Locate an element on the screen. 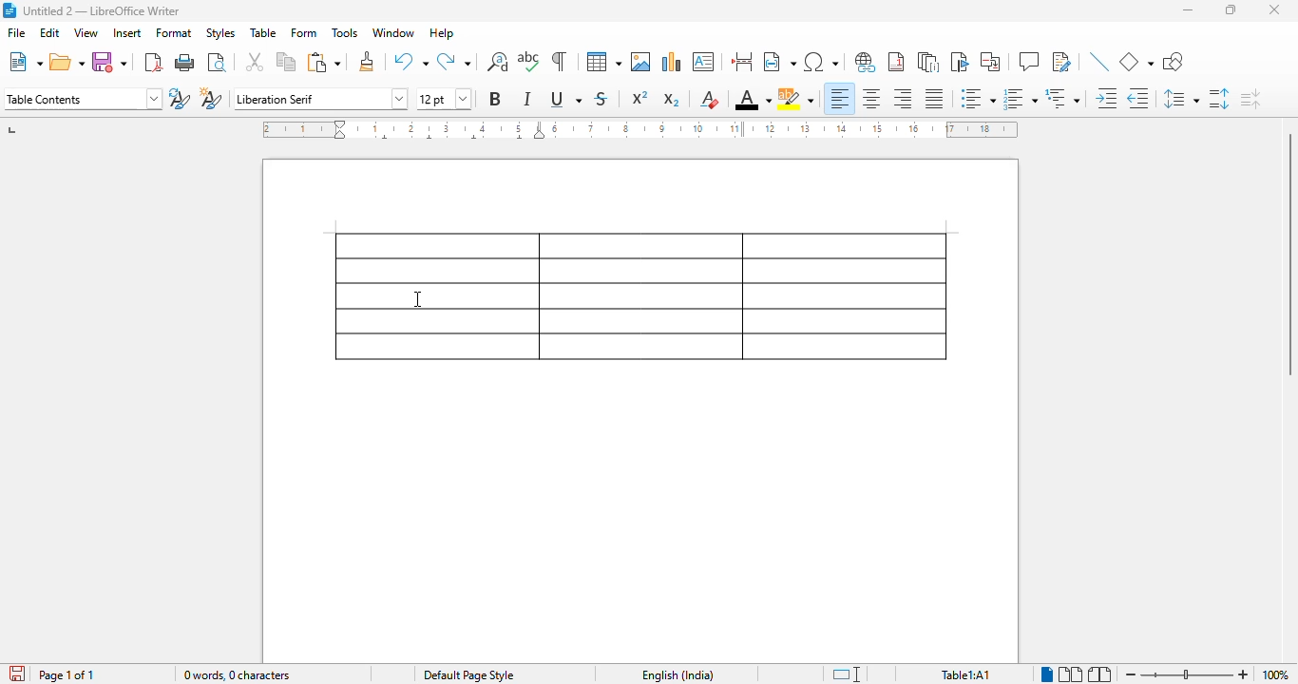 The width and height of the screenshot is (1298, 684). window is located at coordinates (395, 33).